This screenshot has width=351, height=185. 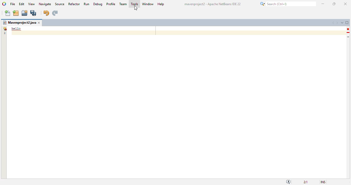 I want to click on debug, so click(x=98, y=4).